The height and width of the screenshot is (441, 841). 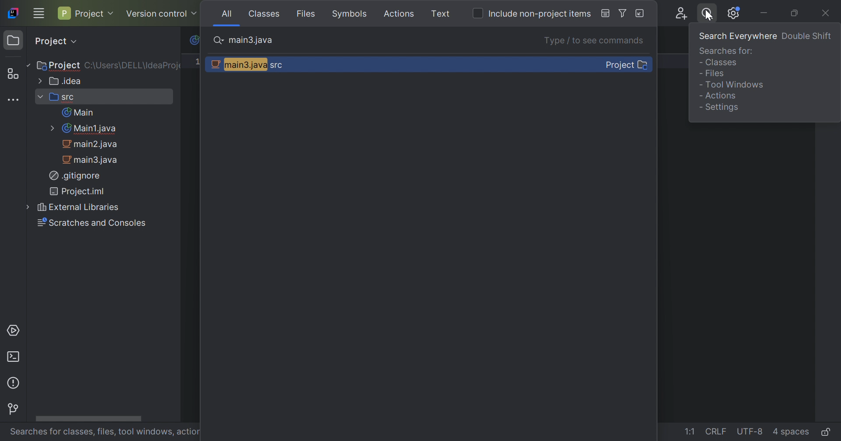 What do you see at coordinates (690, 432) in the screenshot?
I see `1:1` at bounding box center [690, 432].